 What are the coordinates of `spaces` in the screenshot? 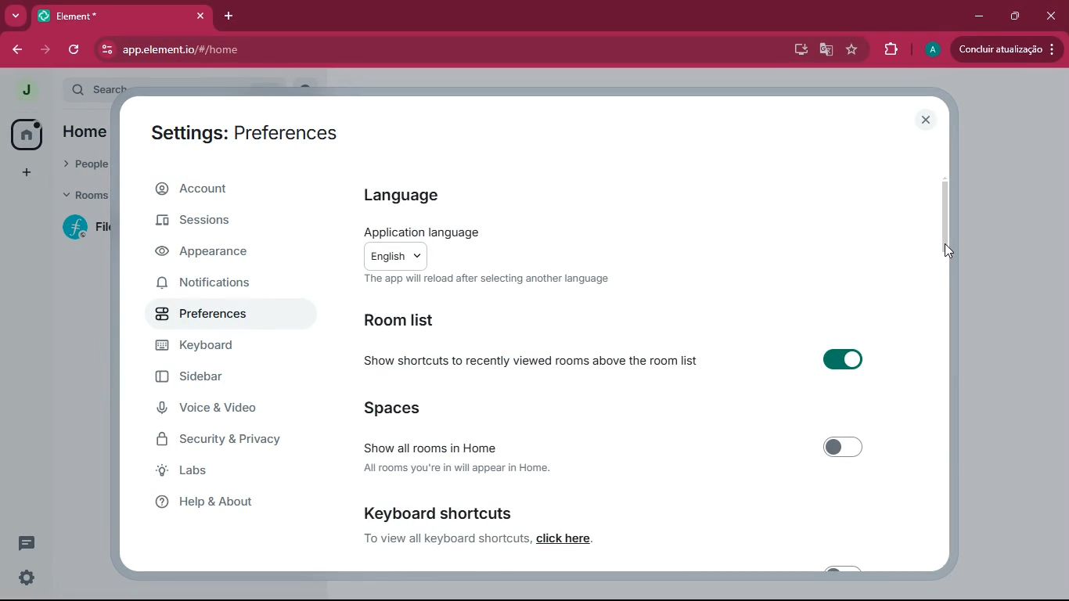 It's located at (405, 408).